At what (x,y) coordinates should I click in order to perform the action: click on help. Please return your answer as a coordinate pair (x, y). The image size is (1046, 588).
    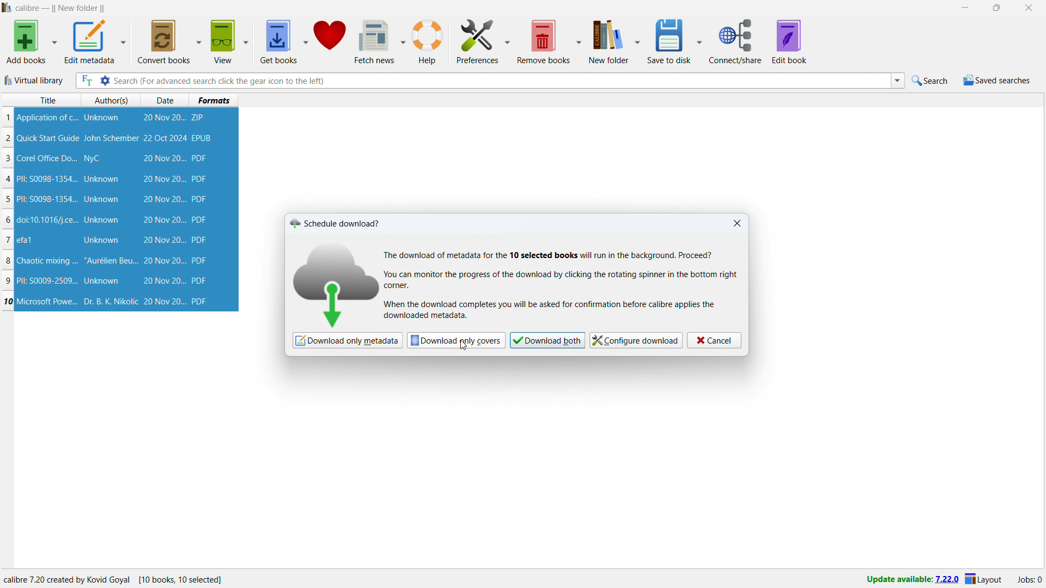
    Looking at the image, I should click on (429, 41).